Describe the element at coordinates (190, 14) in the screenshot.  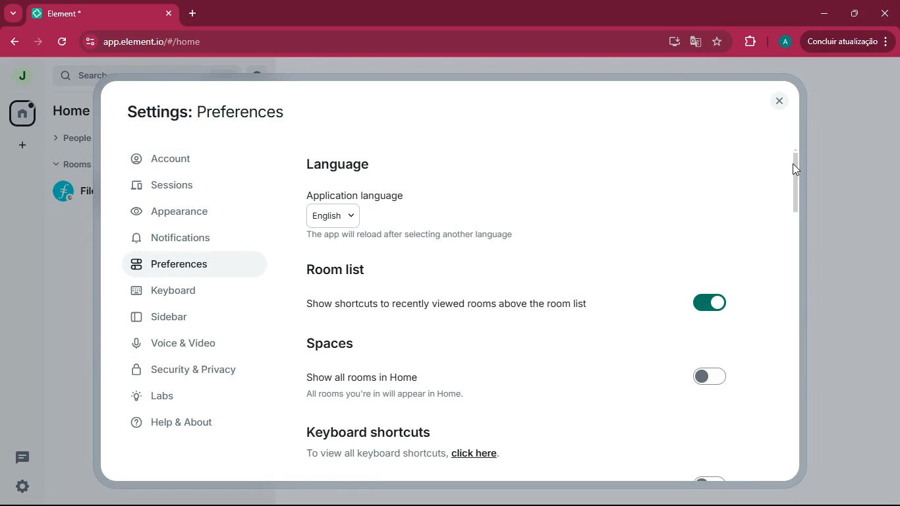
I see `add tab` at that location.